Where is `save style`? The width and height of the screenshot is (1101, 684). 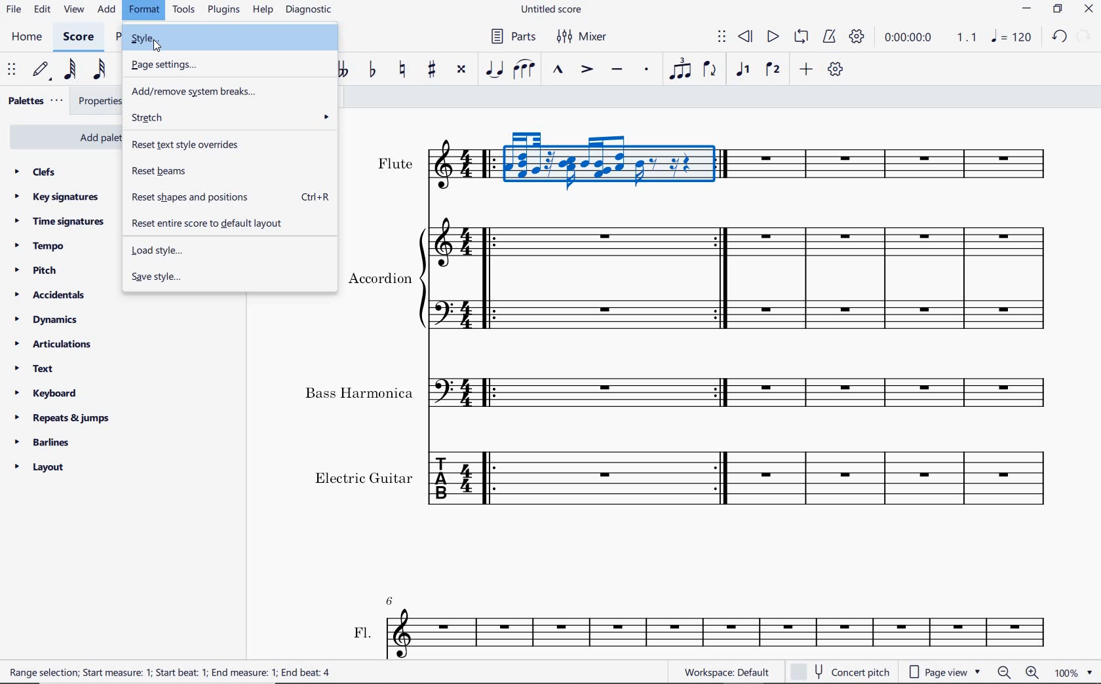 save style is located at coordinates (229, 278).